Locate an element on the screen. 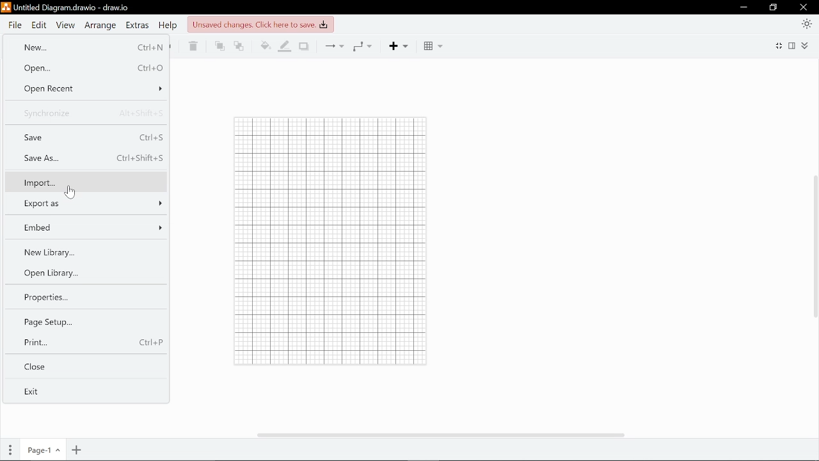  Fill color is located at coordinates (263, 47).